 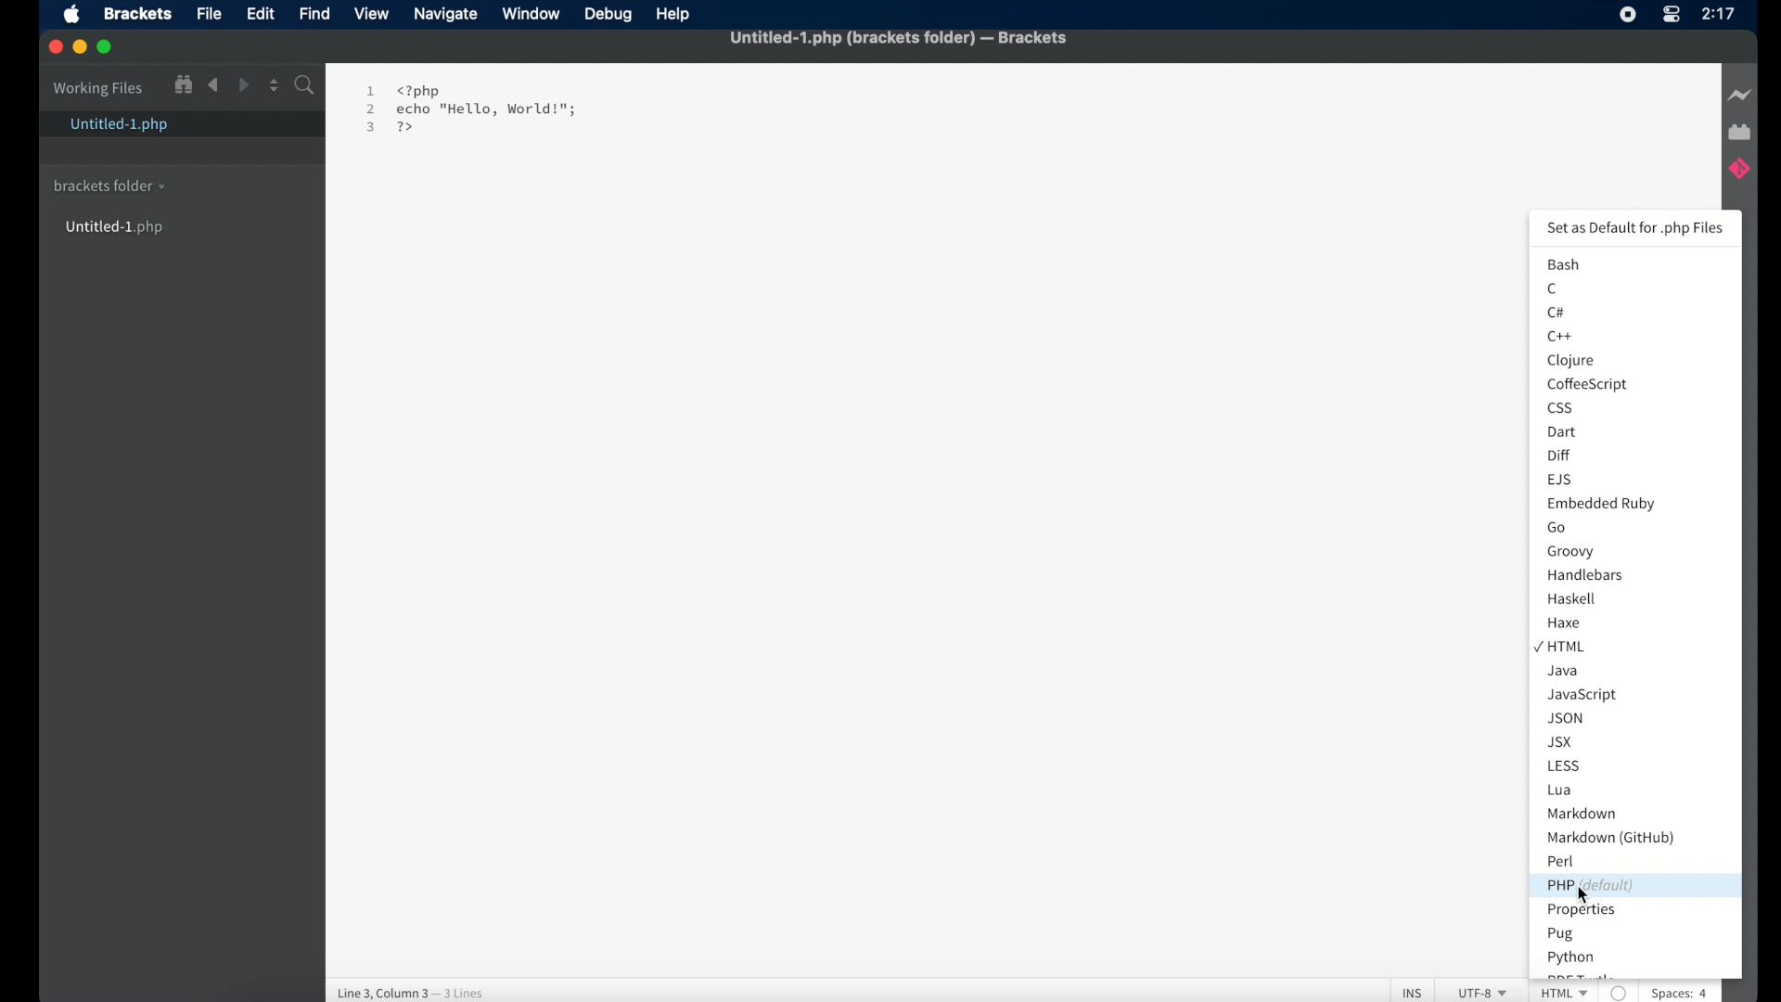 What do you see at coordinates (1563, 337) in the screenshot?
I see `c++` at bounding box center [1563, 337].